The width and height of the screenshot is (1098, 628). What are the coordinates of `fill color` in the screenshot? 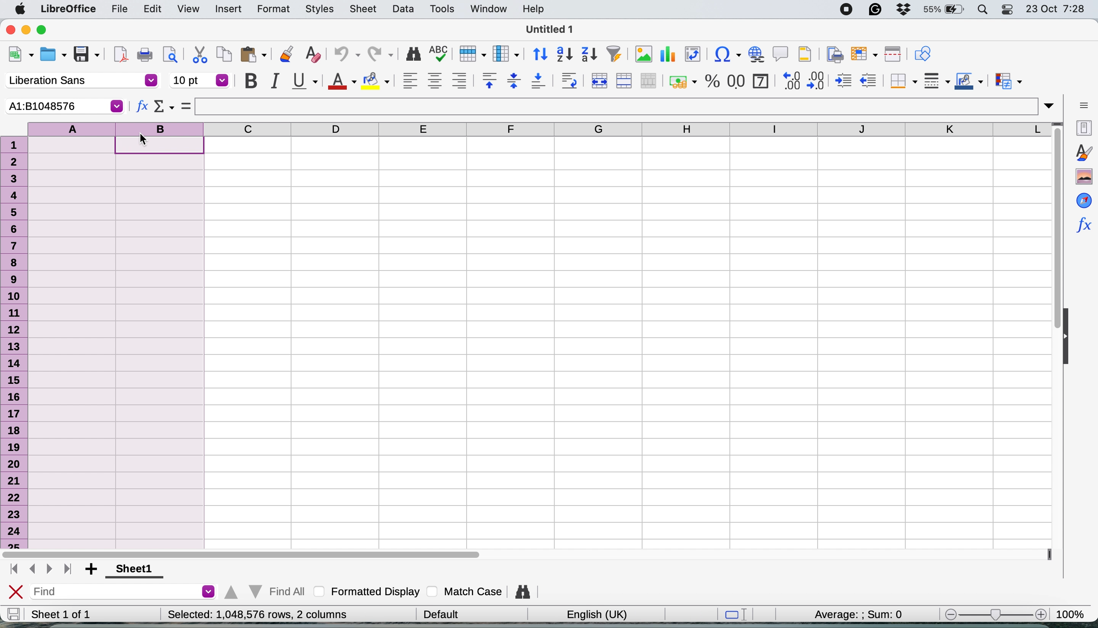 It's located at (376, 81).